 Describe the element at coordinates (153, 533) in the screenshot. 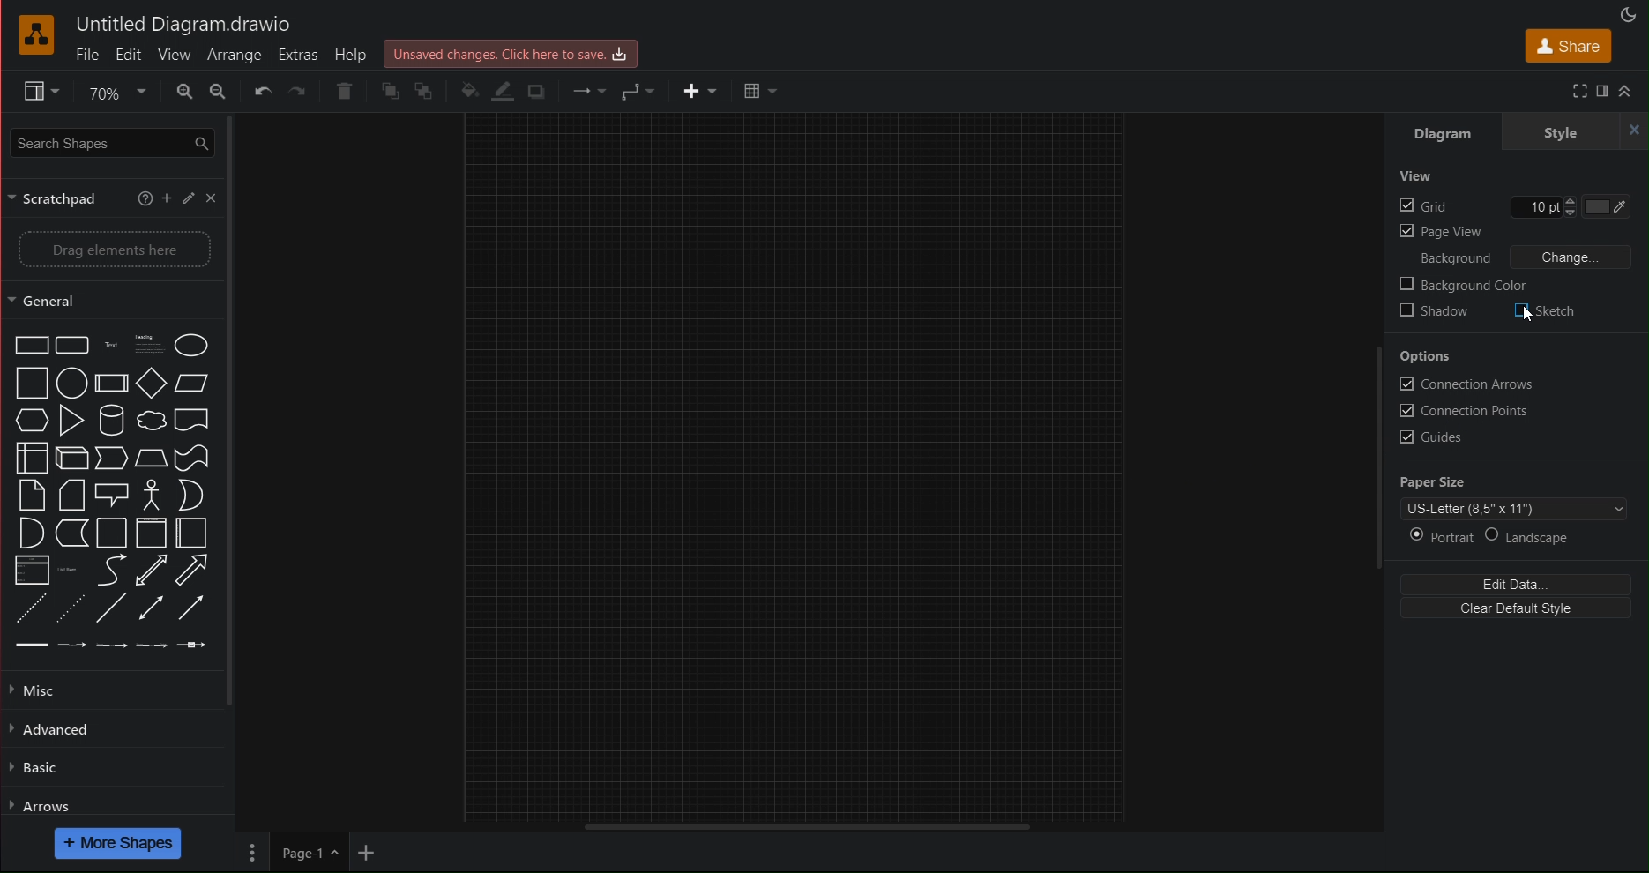

I see `vertical container` at that location.